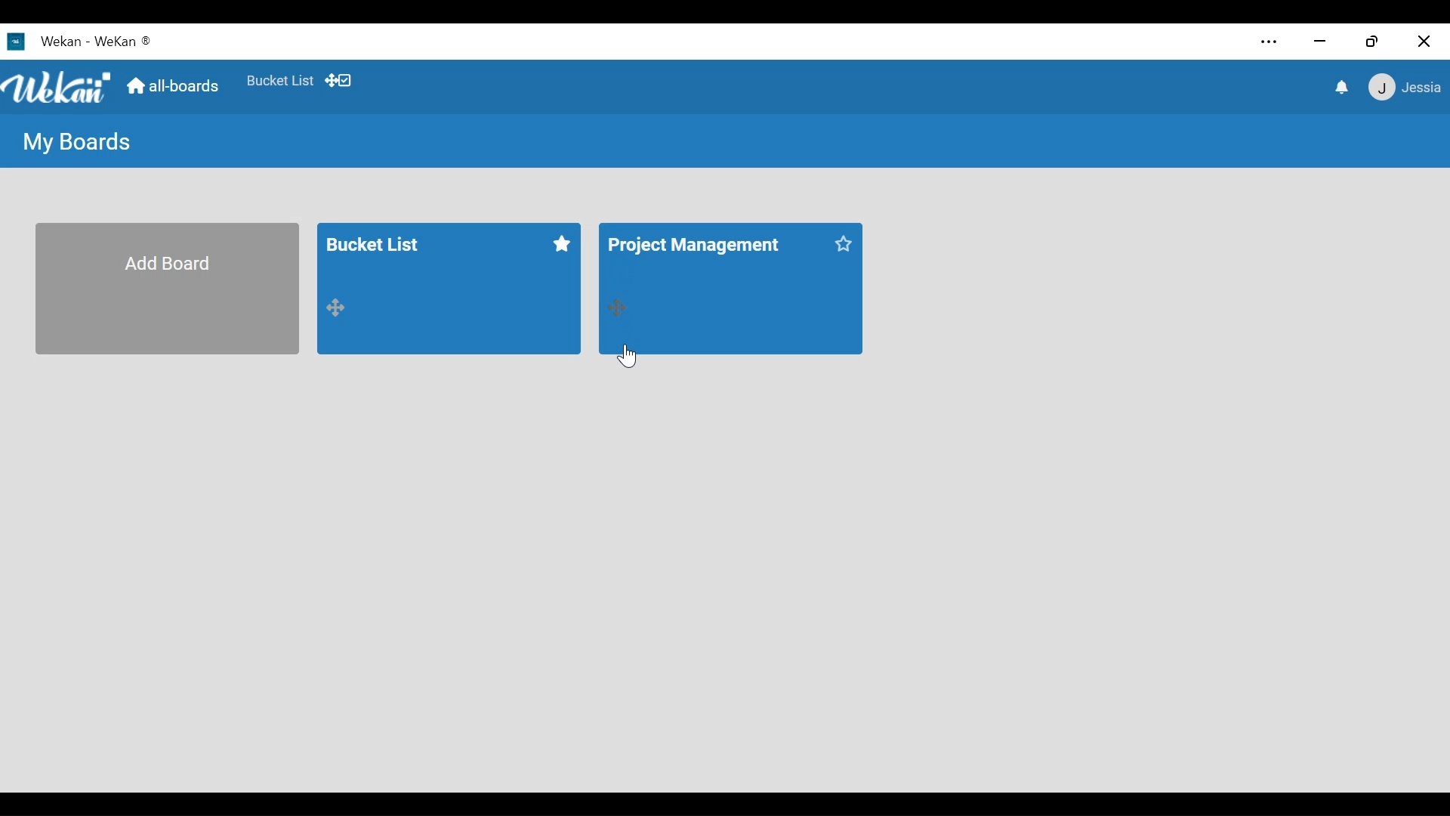  I want to click on notifications, so click(1340, 88).